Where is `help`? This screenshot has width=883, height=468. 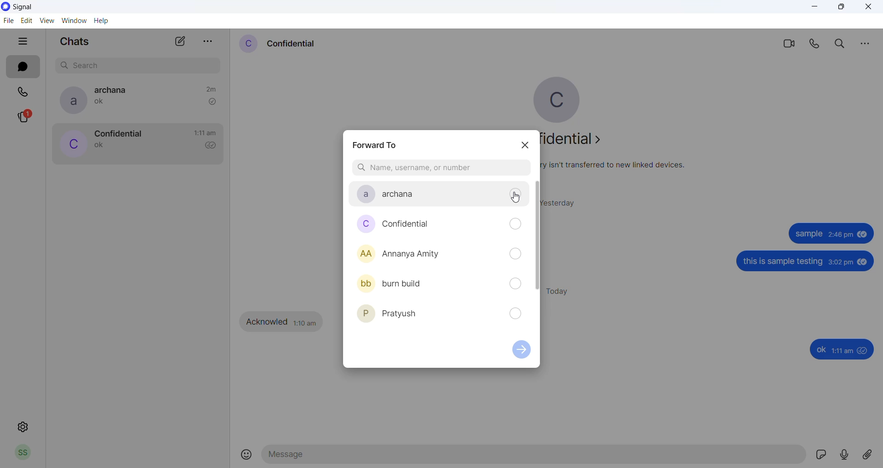 help is located at coordinates (103, 22).